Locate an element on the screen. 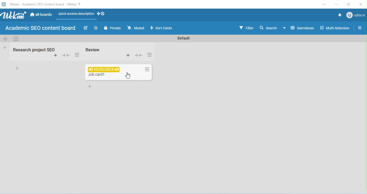 Image resolution: width=367 pixels, height=194 pixels. swimelane actions is located at coordinates (16, 39).